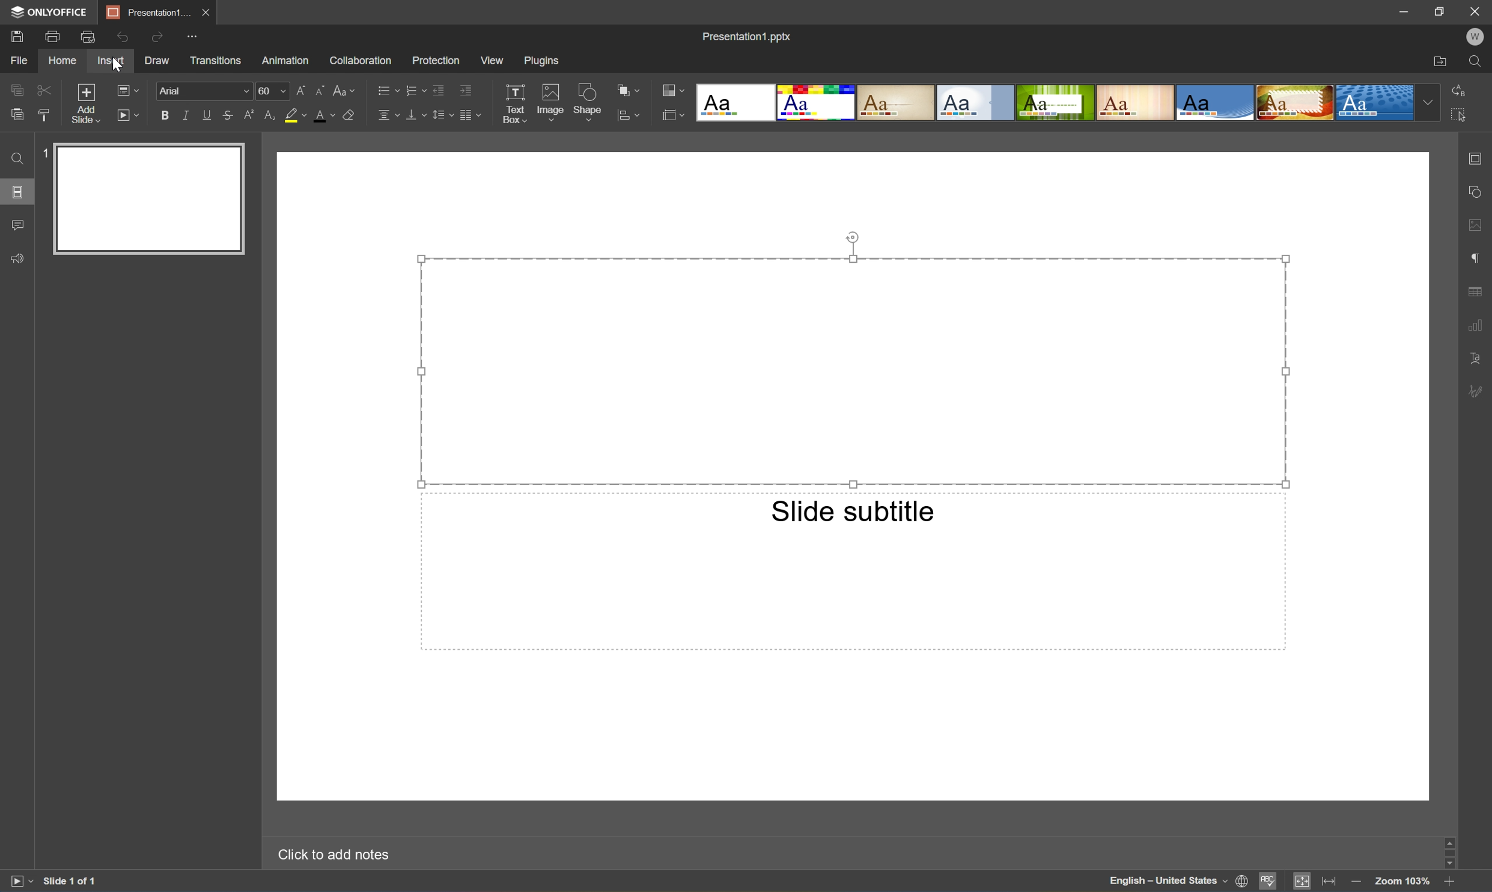 This screenshot has height=892, width=1492. I want to click on Horizontal align, so click(385, 115).